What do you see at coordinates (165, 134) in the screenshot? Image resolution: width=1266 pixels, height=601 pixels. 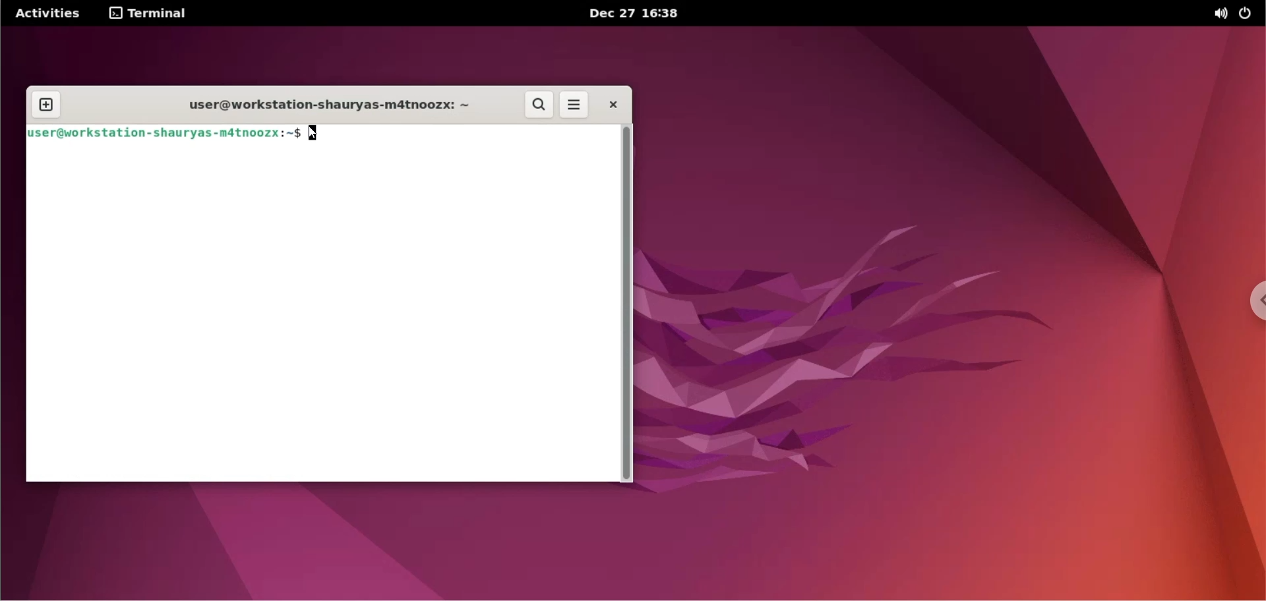 I see `user@workstation-shauryas-m4tnoozx: ~$` at bounding box center [165, 134].